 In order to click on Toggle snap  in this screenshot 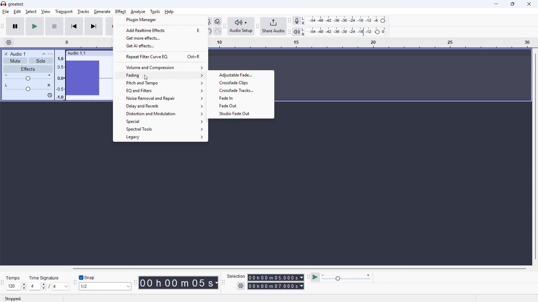, I will do `click(88, 277)`.